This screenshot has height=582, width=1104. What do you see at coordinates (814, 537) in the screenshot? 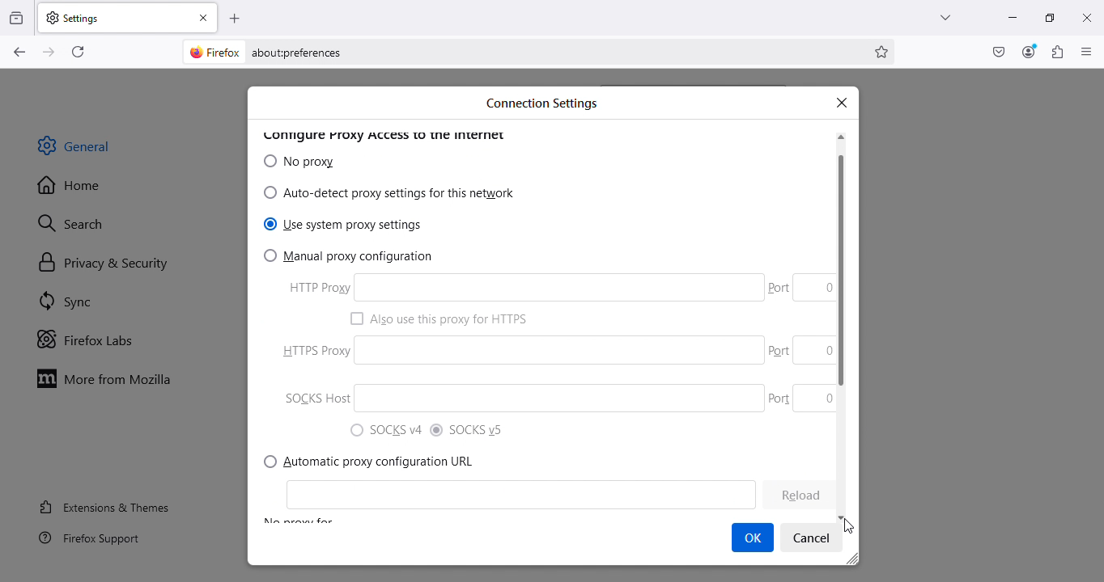
I see `Settings` at bounding box center [814, 537].